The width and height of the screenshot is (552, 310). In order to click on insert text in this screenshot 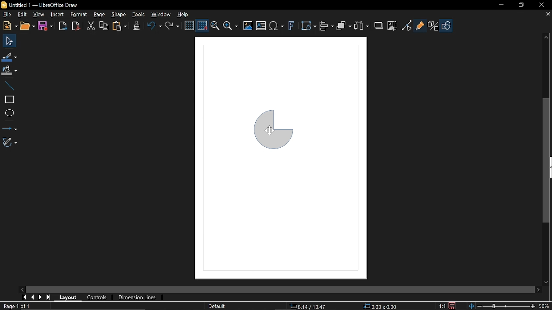, I will do `click(261, 25)`.